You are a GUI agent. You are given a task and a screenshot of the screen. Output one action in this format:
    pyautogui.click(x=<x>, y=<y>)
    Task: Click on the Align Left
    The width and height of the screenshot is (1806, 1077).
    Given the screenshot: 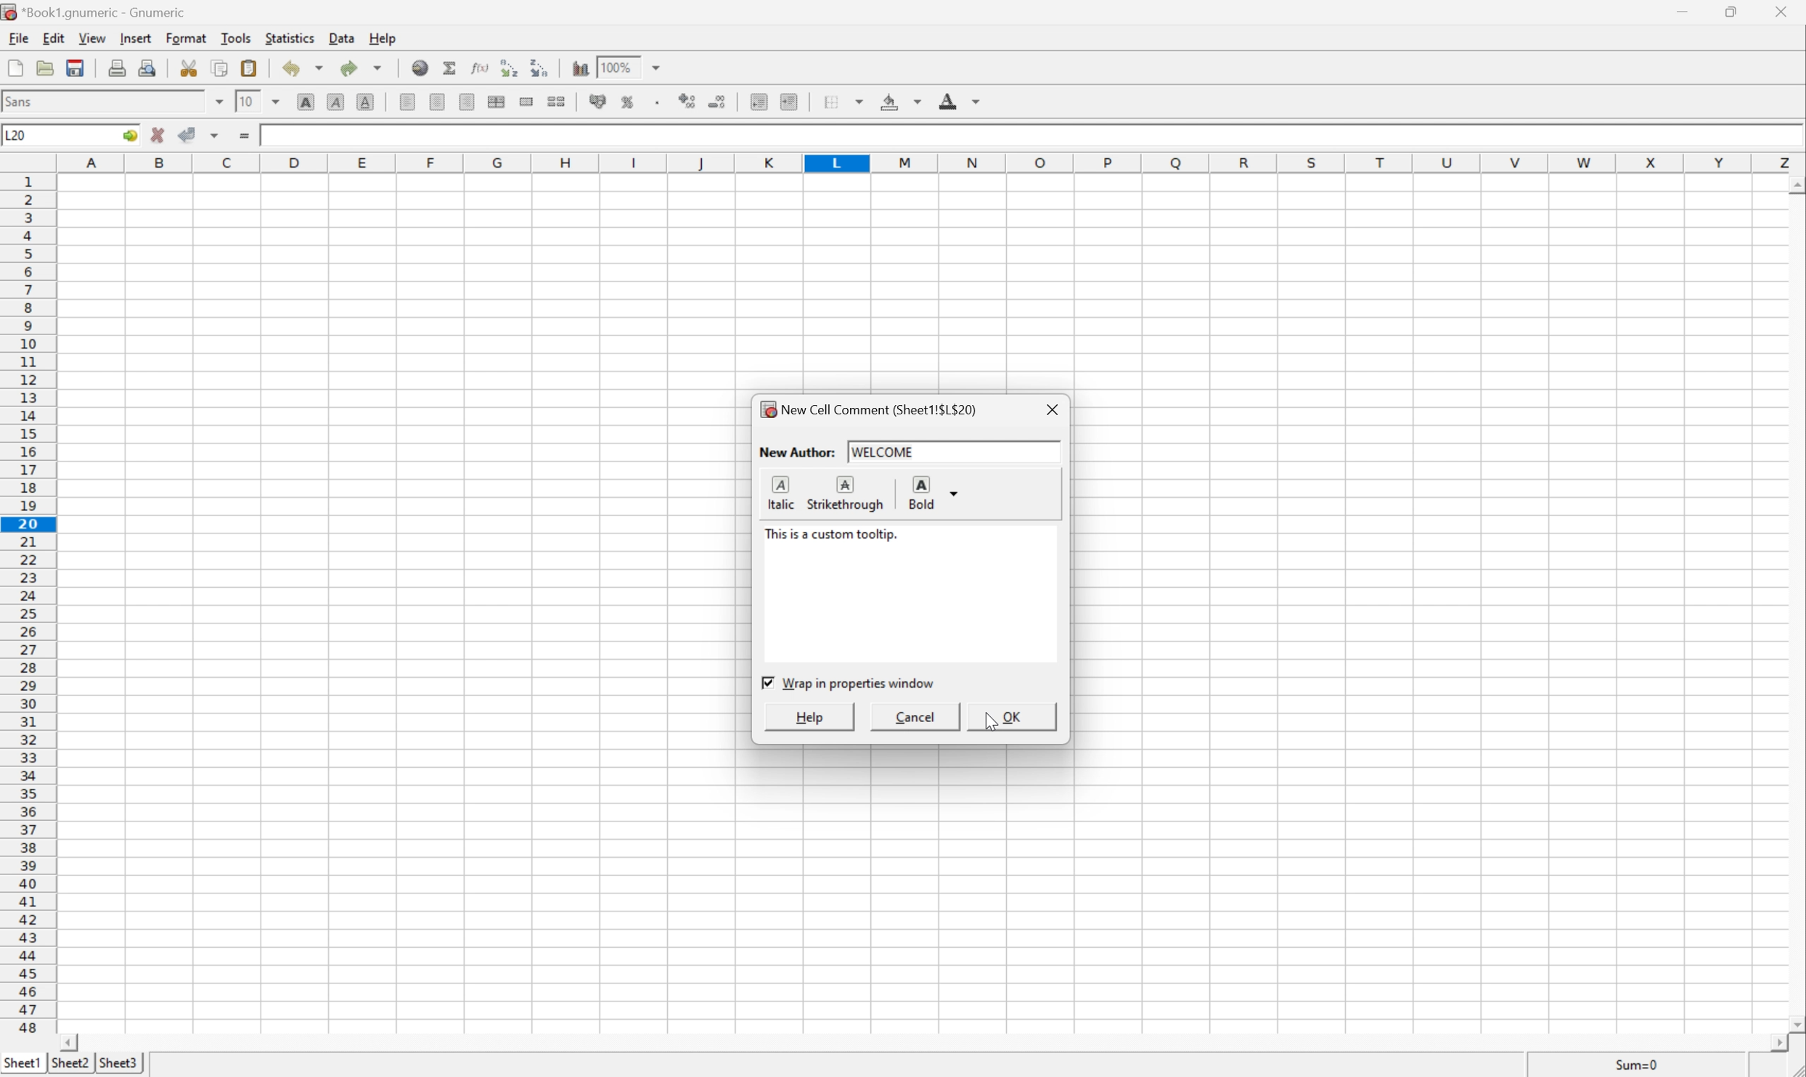 What is the action you would take?
    pyautogui.click(x=406, y=103)
    